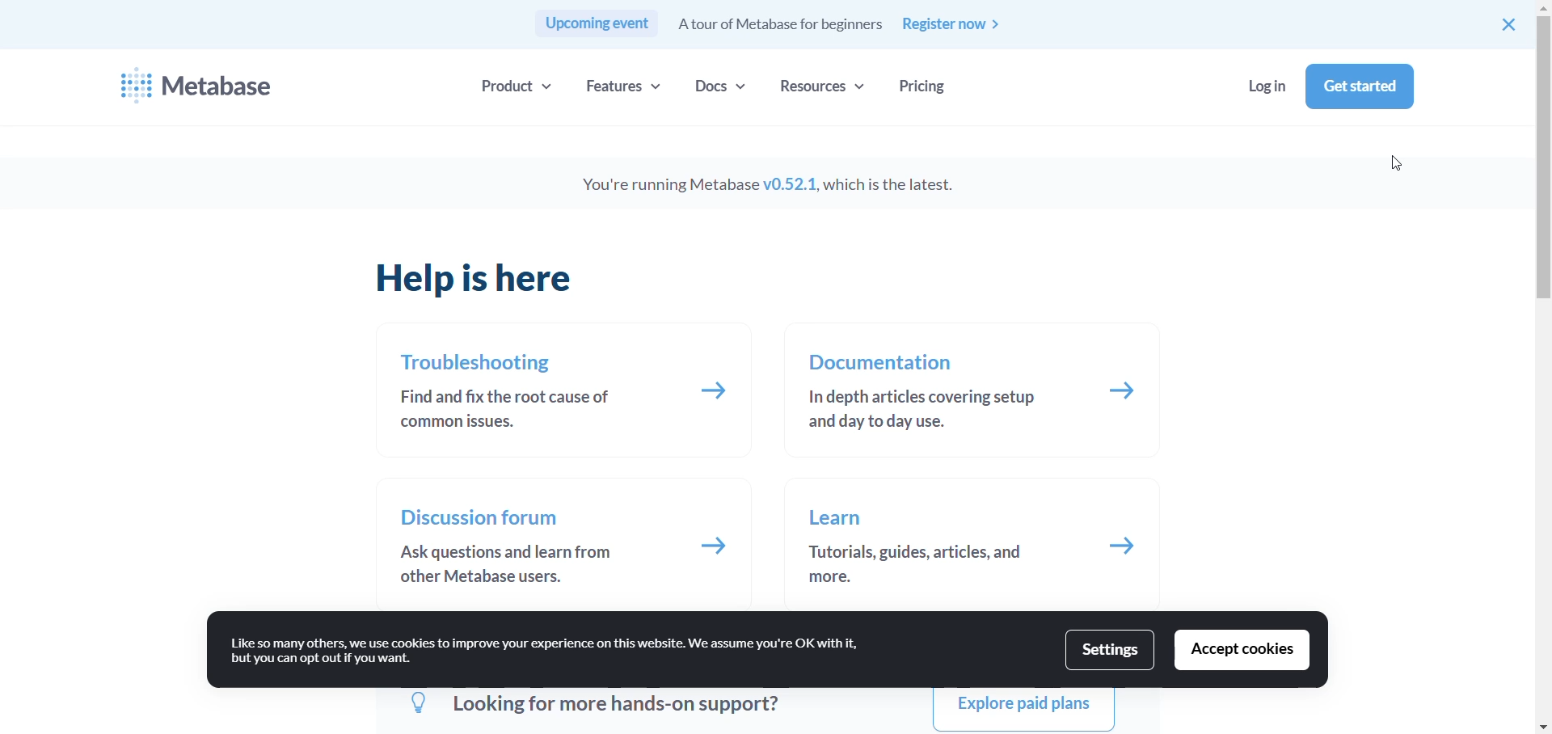  Describe the element at coordinates (884, 362) in the screenshot. I see `documentation` at that location.